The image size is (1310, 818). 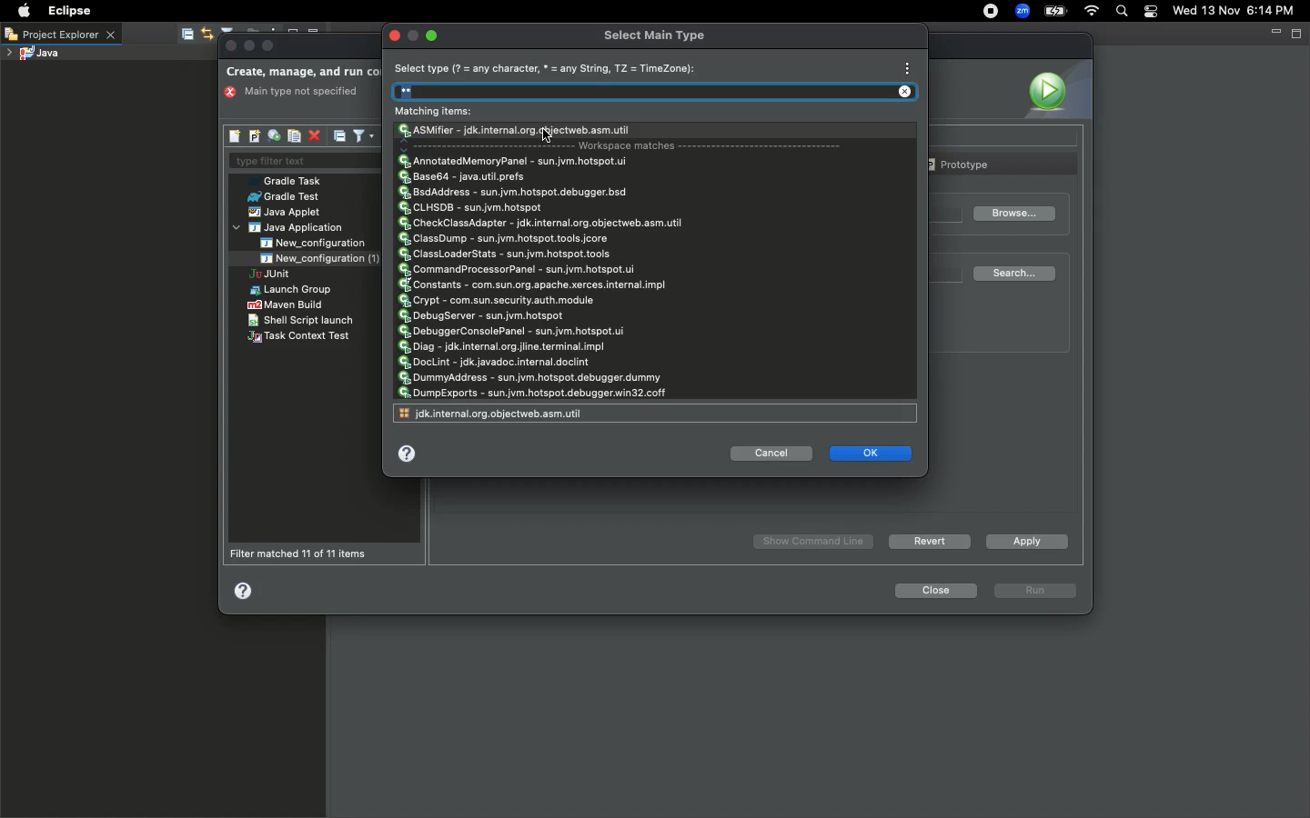 I want to click on cursor, so click(x=551, y=135).